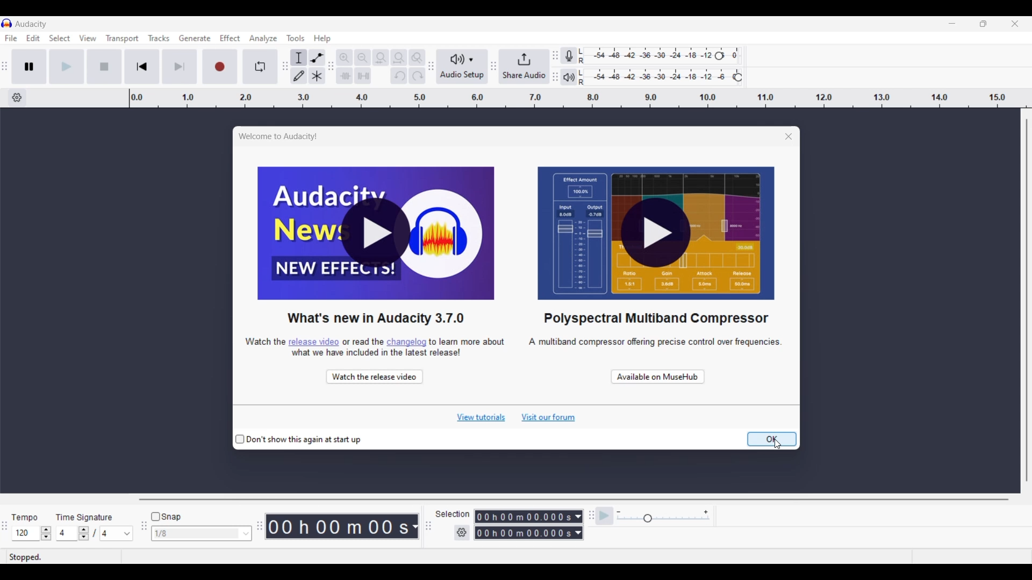  Describe the element at coordinates (260, 67) in the screenshot. I see `Enable looping` at that location.